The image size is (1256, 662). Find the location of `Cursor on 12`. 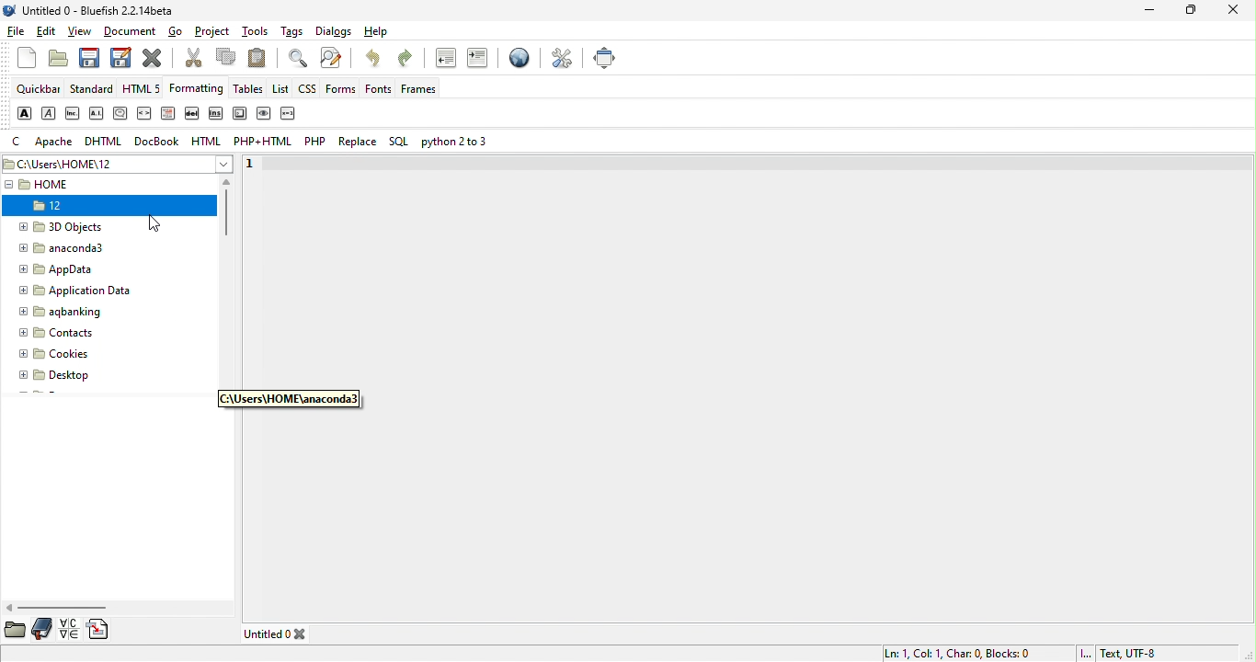

Cursor on 12 is located at coordinates (158, 224).